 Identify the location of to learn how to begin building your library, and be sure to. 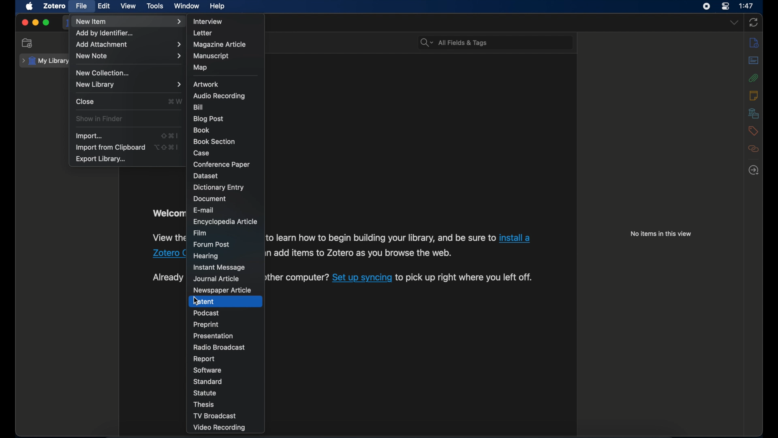
(381, 236).